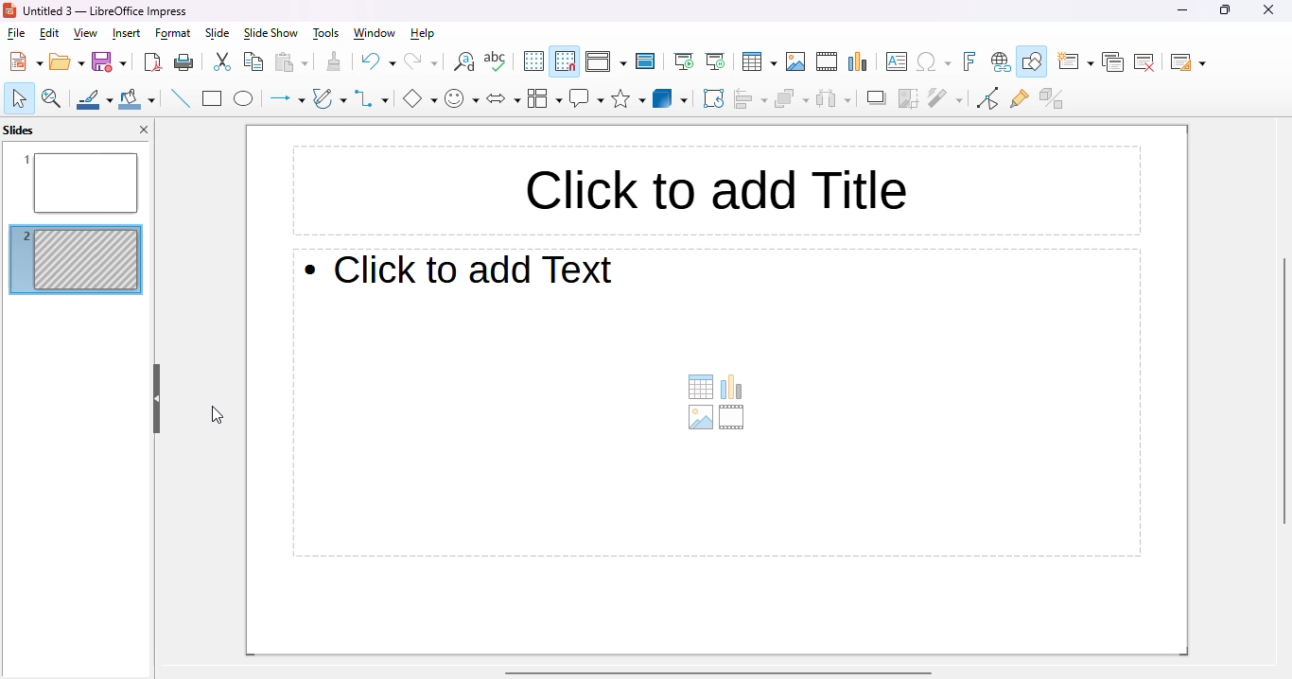 This screenshot has height=679, width=1292. What do you see at coordinates (732, 386) in the screenshot?
I see `insert chart` at bounding box center [732, 386].